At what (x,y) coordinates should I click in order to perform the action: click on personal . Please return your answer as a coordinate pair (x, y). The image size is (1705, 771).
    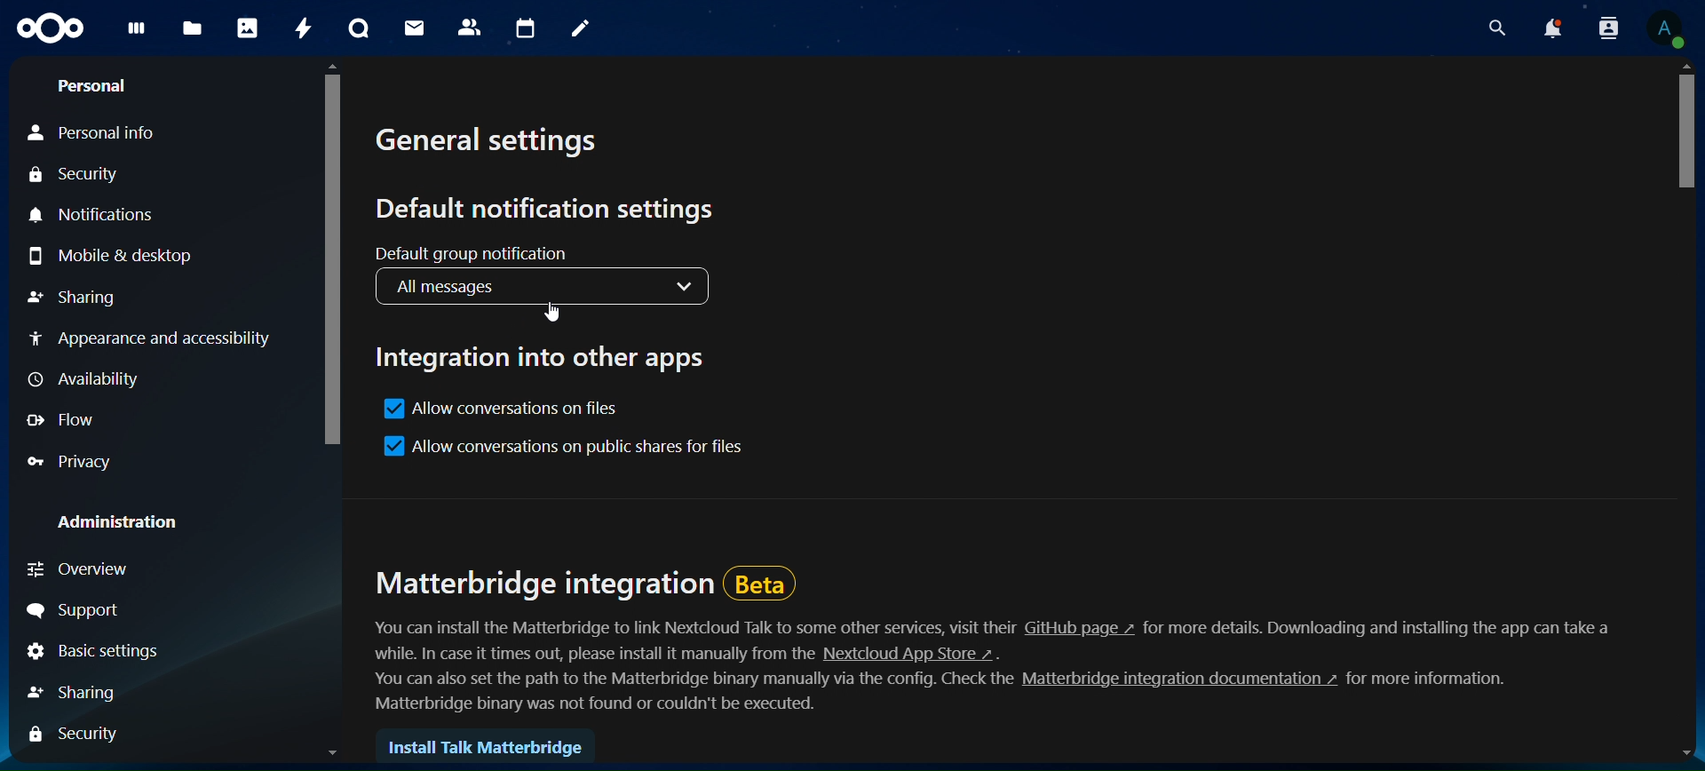
    Looking at the image, I should click on (92, 84).